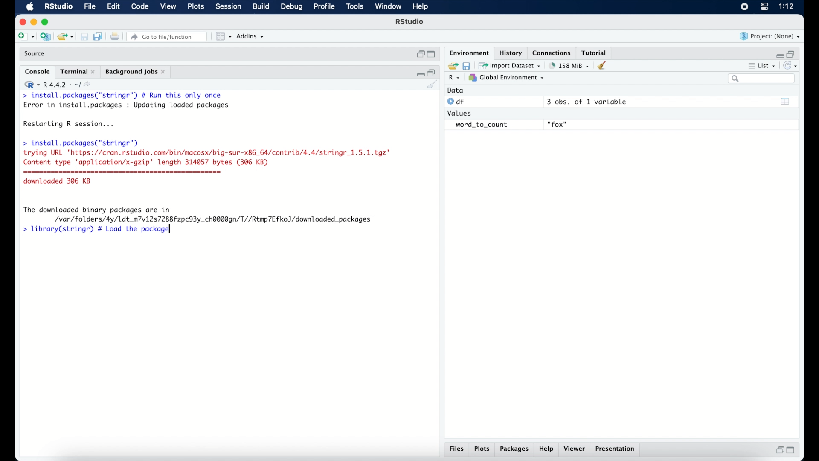 The height and width of the screenshot is (461, 819). Describe the element at coordinates (57, 85) in the screenshot. I see `R 4.4.2` at that location.